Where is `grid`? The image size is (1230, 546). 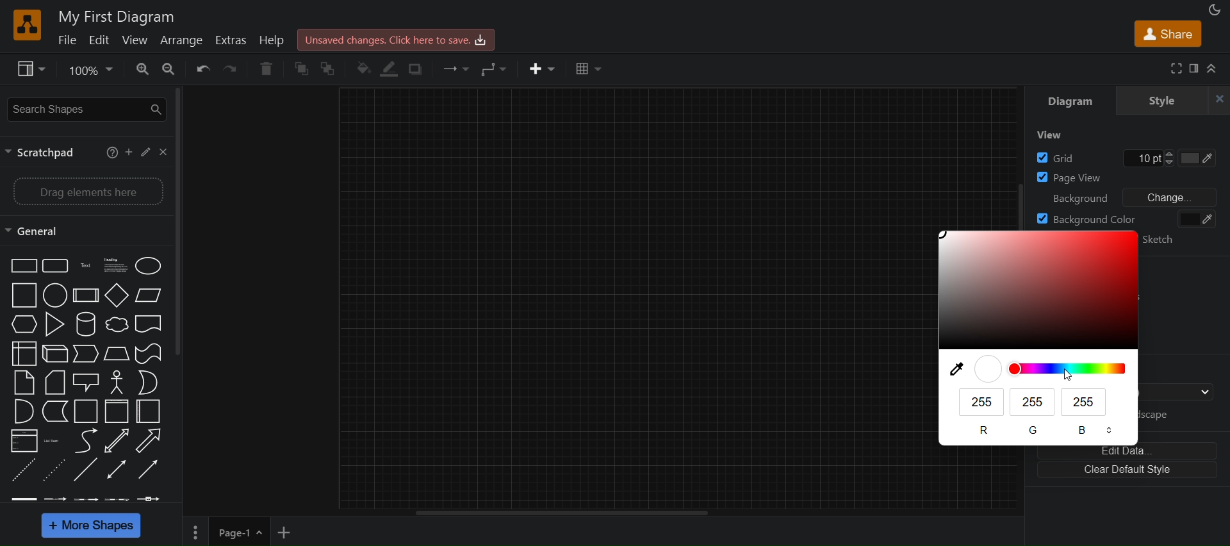 grid is located at coordinates (1124, 156).